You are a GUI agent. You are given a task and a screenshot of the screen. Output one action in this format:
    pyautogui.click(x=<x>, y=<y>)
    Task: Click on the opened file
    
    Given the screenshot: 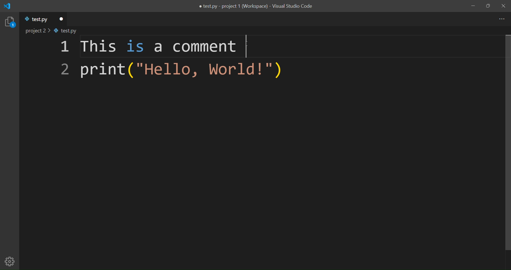 What is the action you would take?
    pyautogui.click(x=35, y=20)
    